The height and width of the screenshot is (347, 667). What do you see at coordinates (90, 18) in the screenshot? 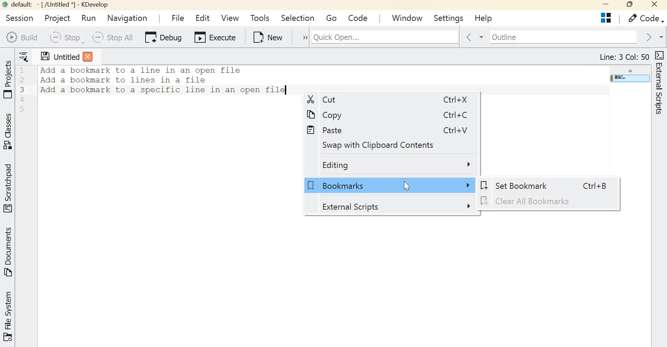
I see `Run` at bounding box center [90, 18].